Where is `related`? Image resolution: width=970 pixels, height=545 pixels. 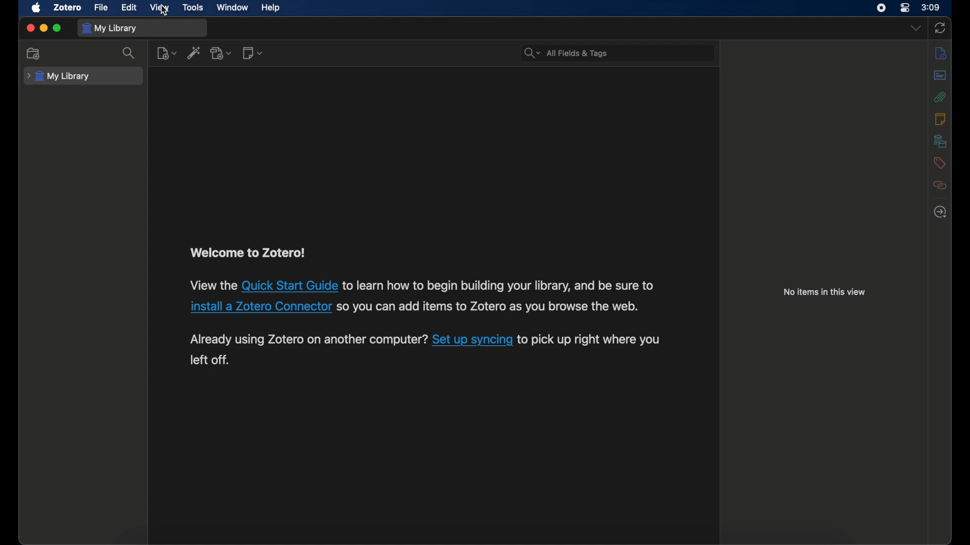 related is located at coordinates (940, 185).